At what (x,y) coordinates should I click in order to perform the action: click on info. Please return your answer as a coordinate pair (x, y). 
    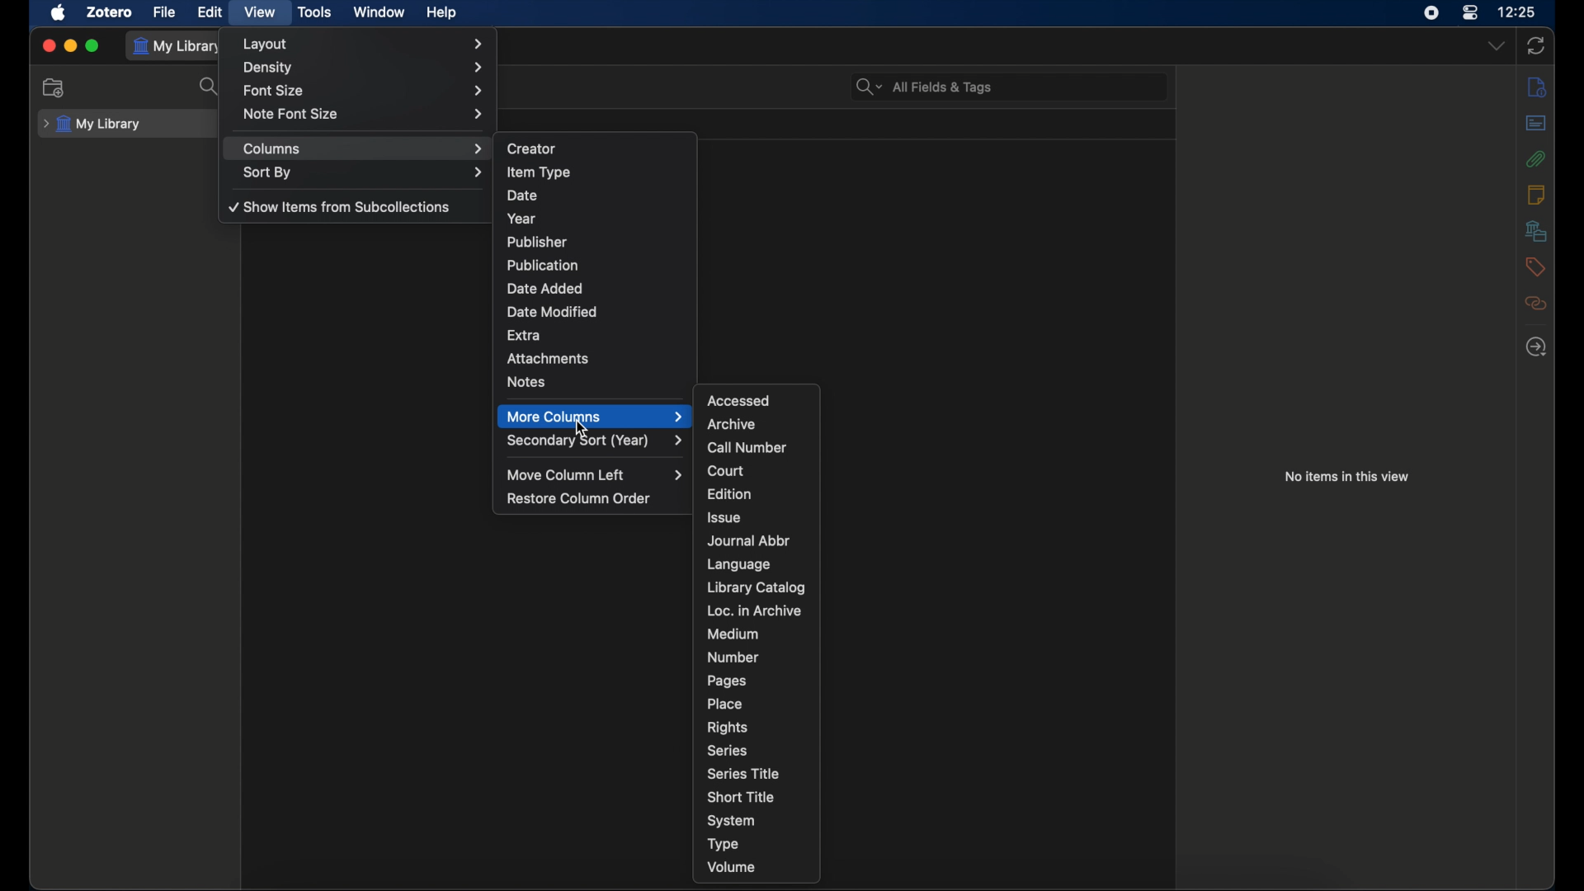
    Looking at the image, I should click on (1536, 87).